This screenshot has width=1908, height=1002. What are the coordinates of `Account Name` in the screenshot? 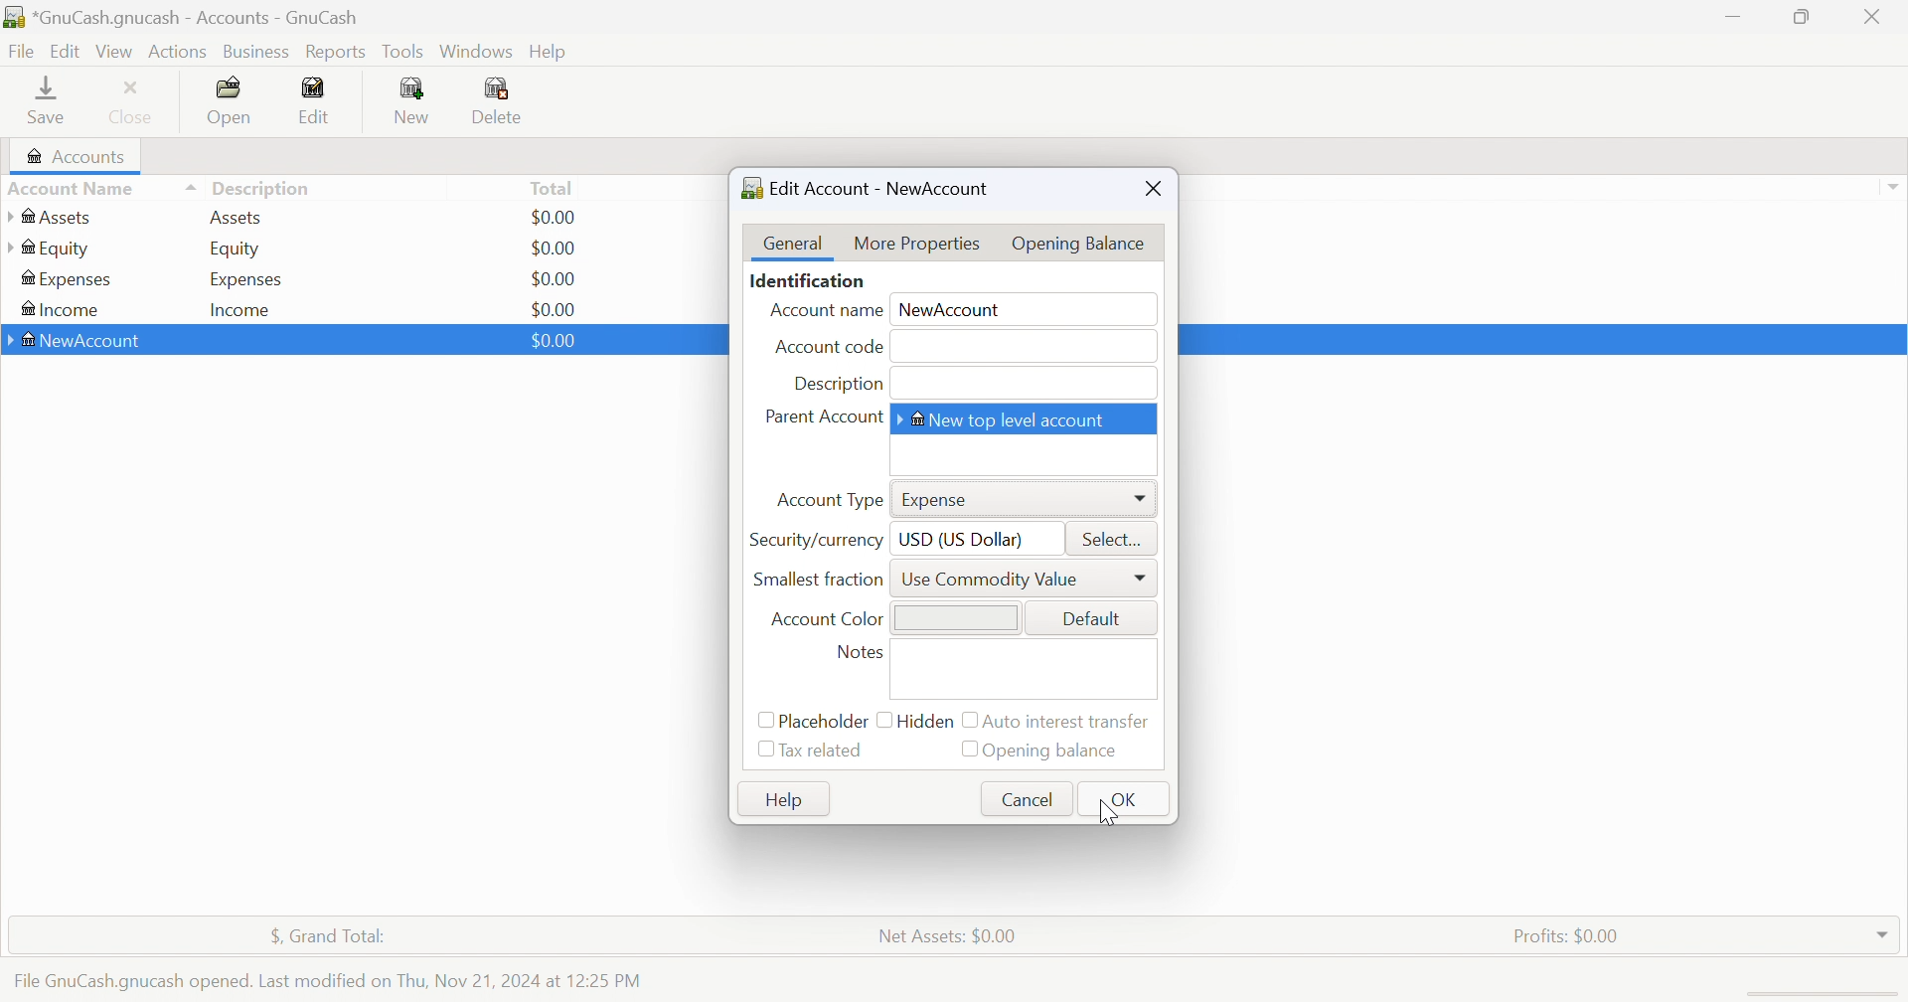 It's located at (825, 313).